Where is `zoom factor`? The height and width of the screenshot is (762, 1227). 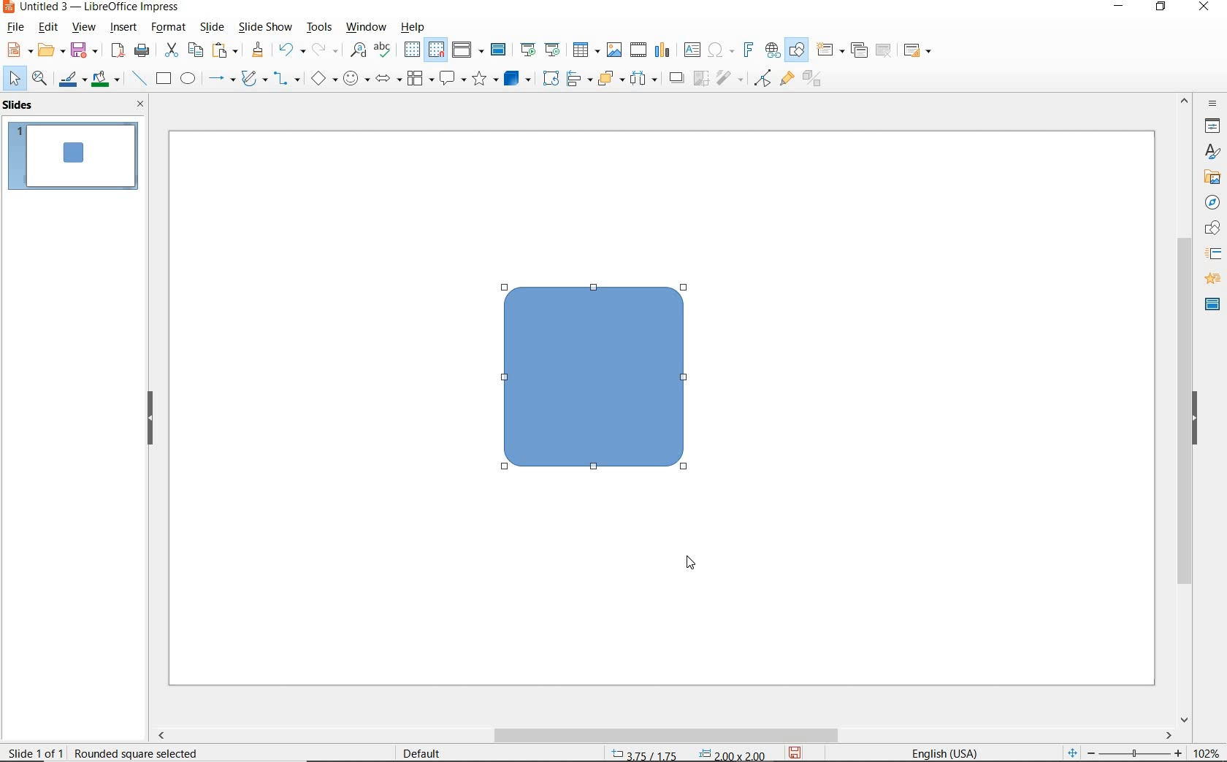 zoom factor is located at coordinates (1207, 750).